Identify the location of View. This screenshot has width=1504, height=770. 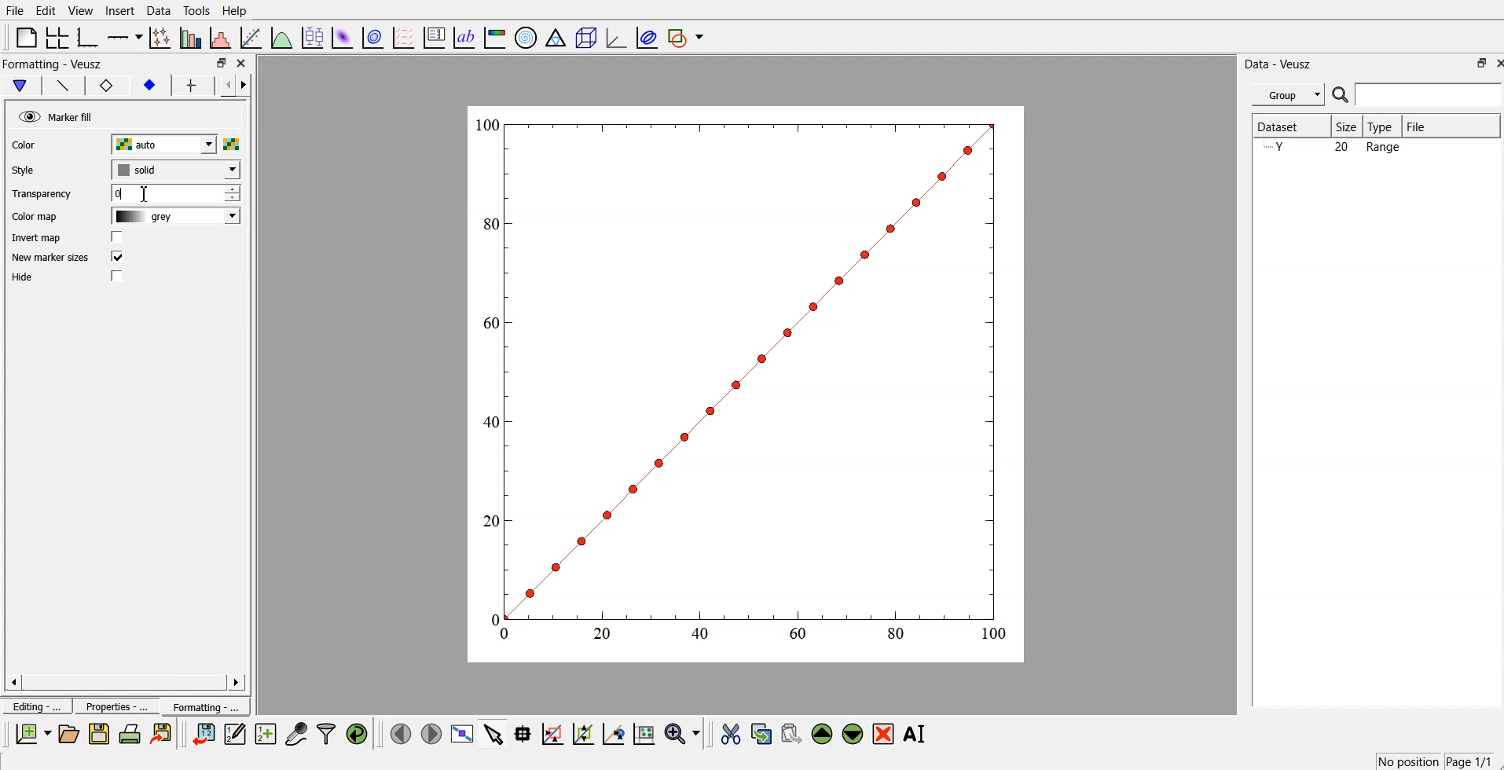
(81, 10).